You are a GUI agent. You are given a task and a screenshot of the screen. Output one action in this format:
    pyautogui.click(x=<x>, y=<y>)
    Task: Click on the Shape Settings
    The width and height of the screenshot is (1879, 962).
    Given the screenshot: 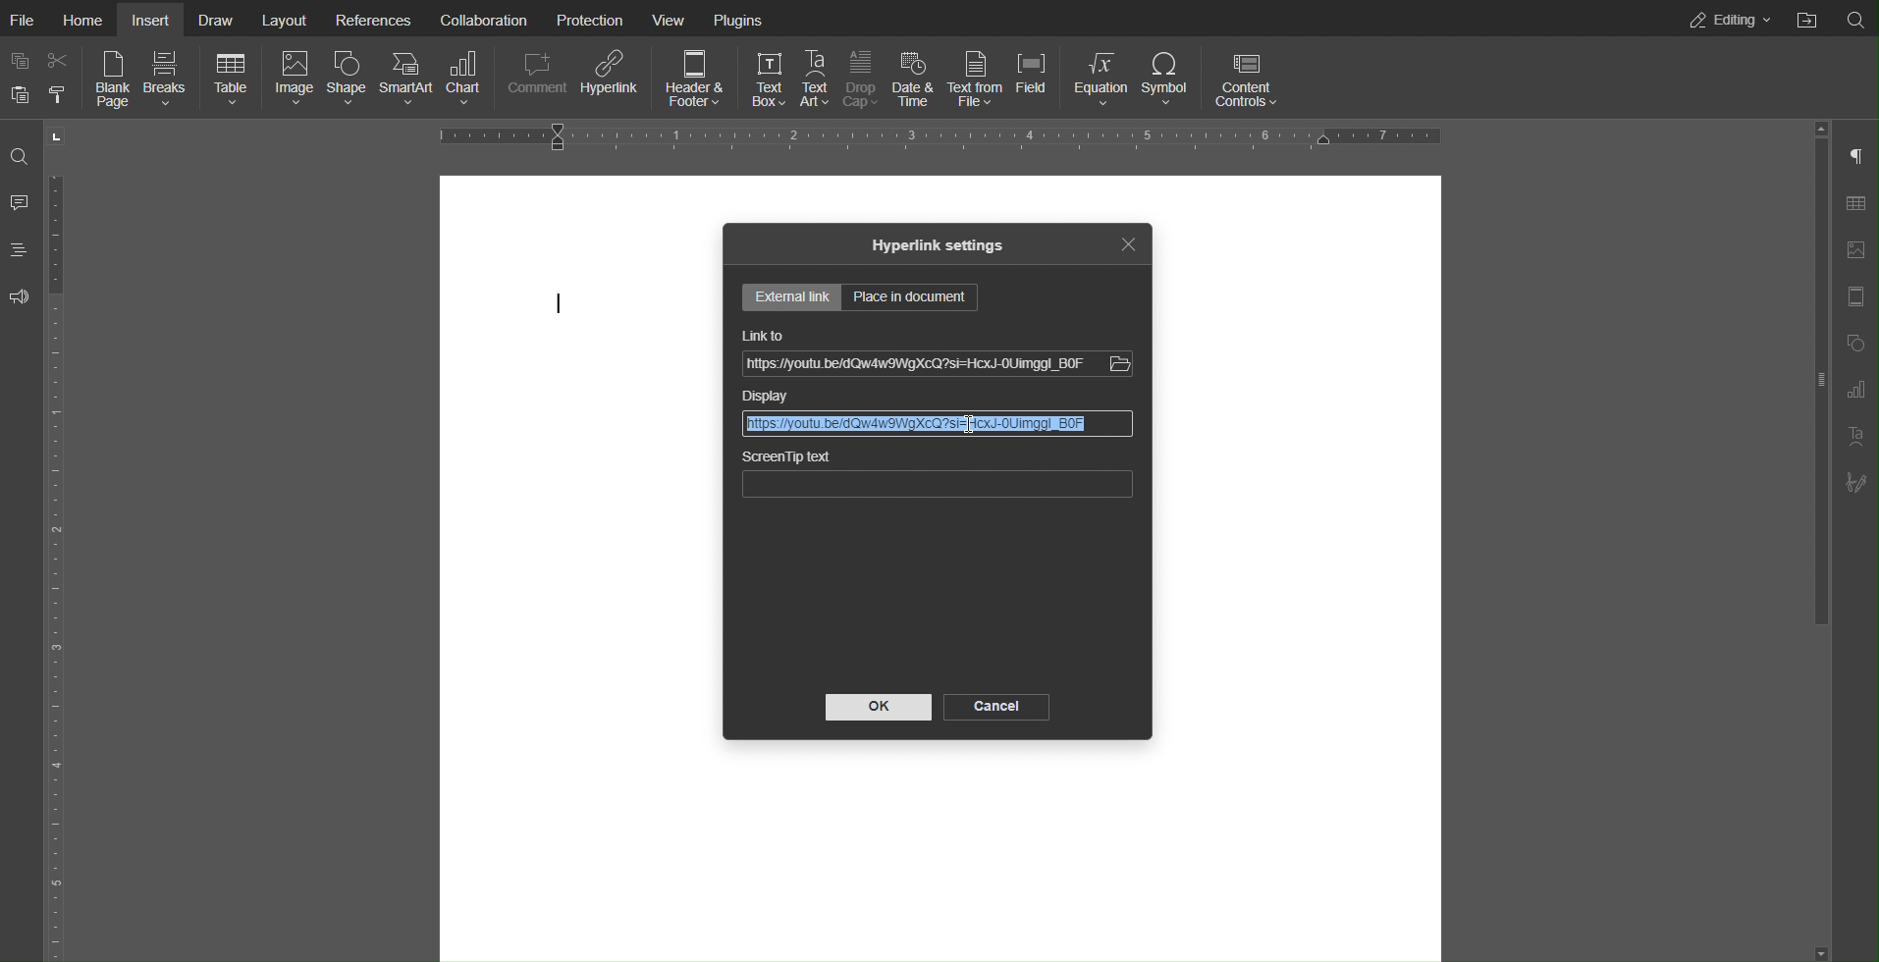 What is the action you would take?
    pyautogui.click(x=1854, y=343)
    